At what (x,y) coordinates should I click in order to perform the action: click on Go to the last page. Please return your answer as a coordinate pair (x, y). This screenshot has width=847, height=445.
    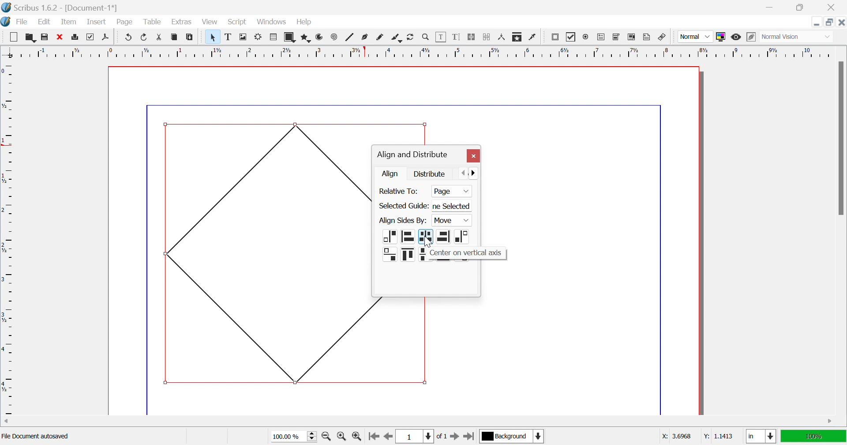
    Looking at the image, I should click on (468, 438).